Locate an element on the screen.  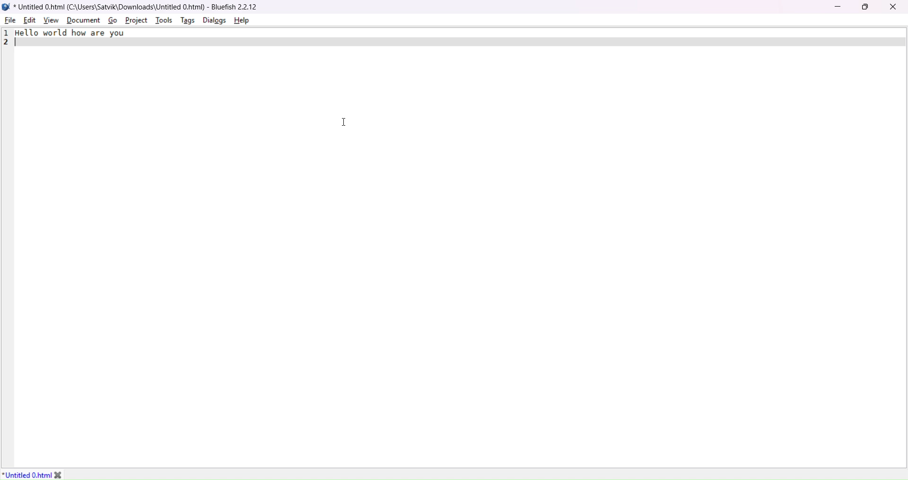
go is located at coordinates (112, 20).